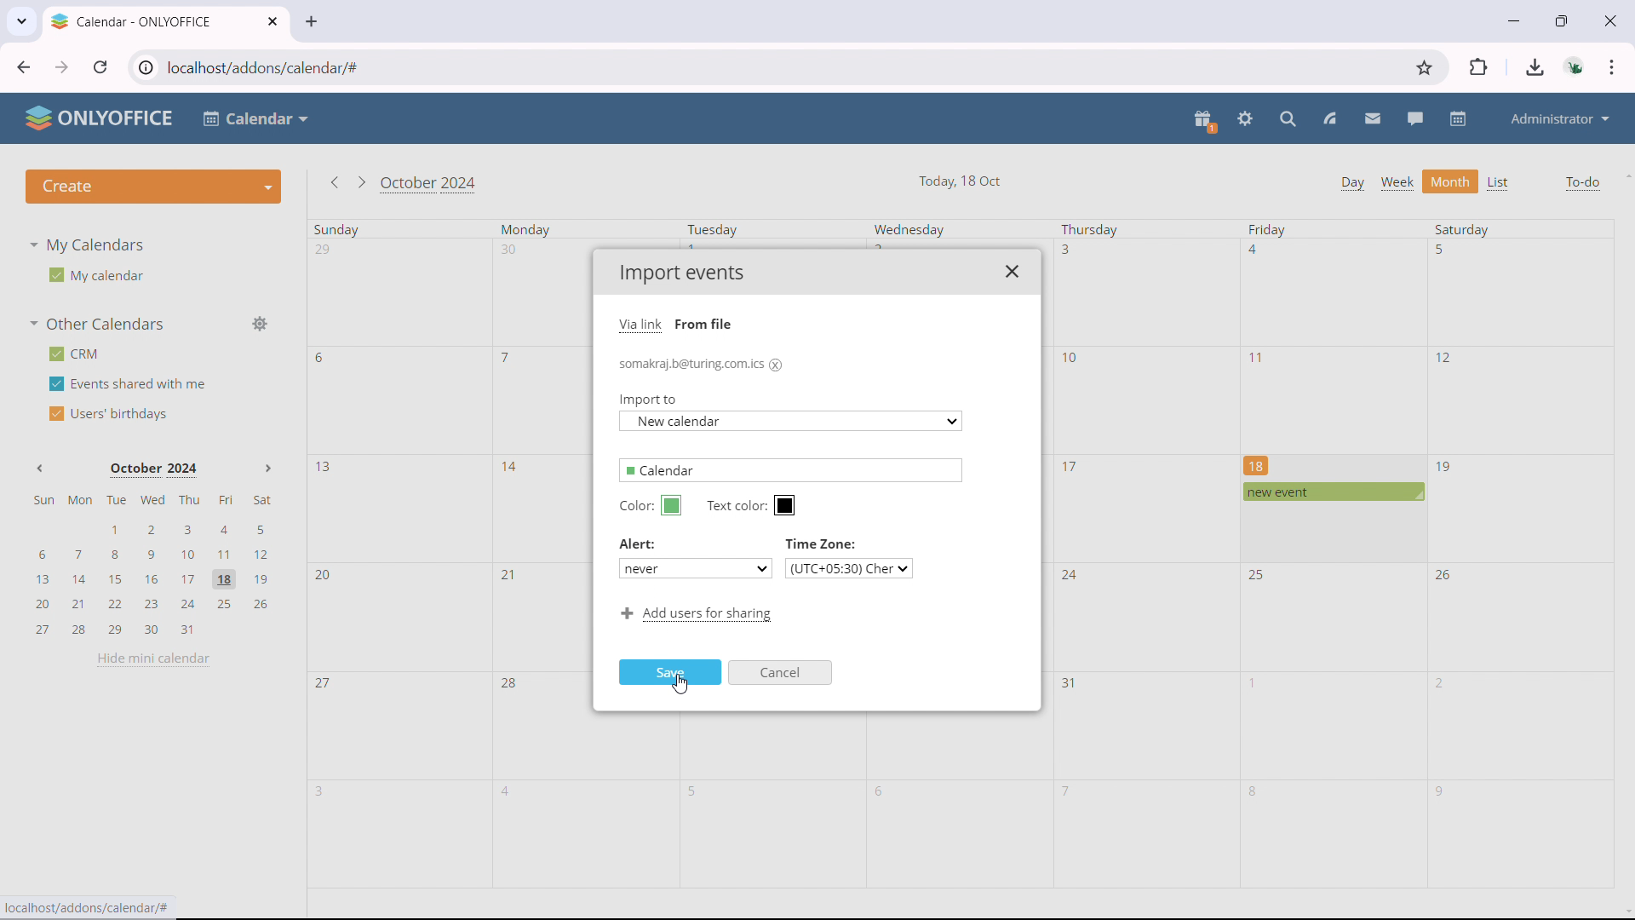 The width and height of the screenshot is (1635, 920). Describe the element at coordinates (527, 230) in the screenshot. I see `Monday` at that location.